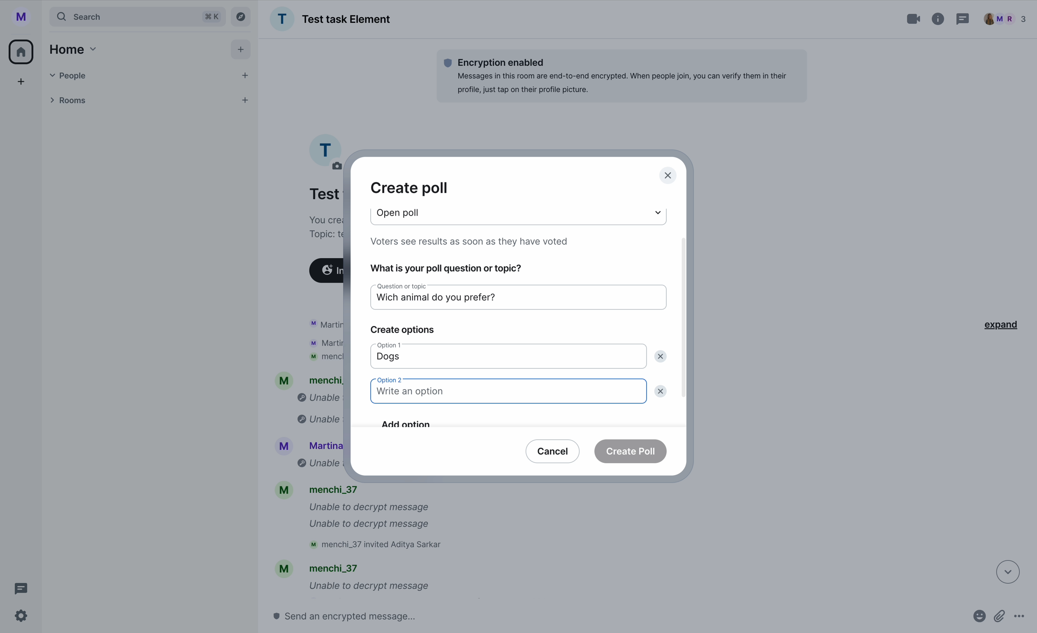 The height and width of the screenshot is (633, 1037). Describe the element at coordinates (686, 318) in the screenshot. I see `scroll bar` at that location.